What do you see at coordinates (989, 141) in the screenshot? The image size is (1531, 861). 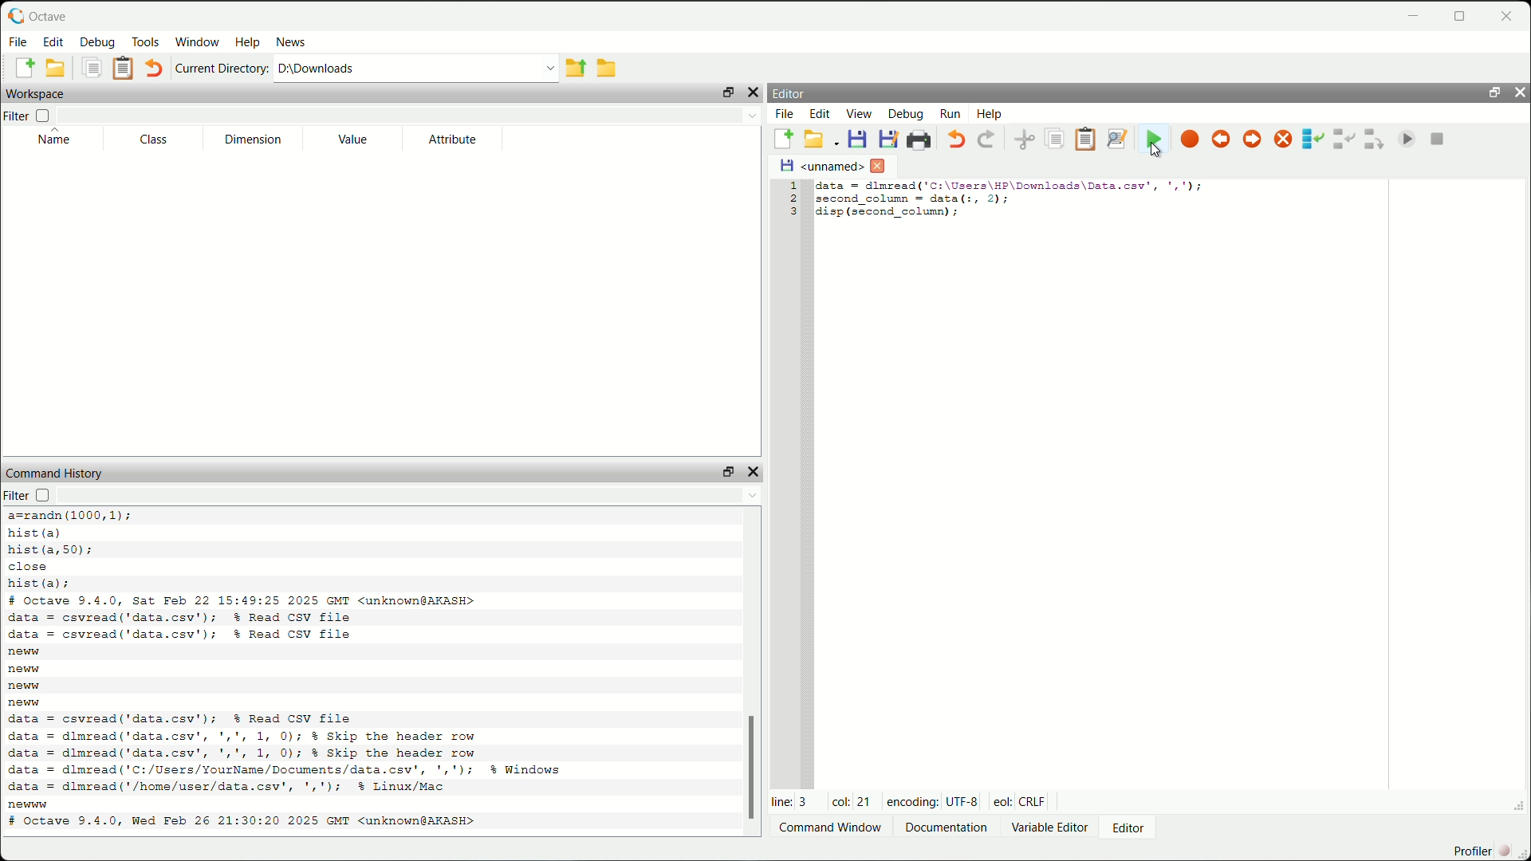 I see `redo` at bounding box center [989, 141].